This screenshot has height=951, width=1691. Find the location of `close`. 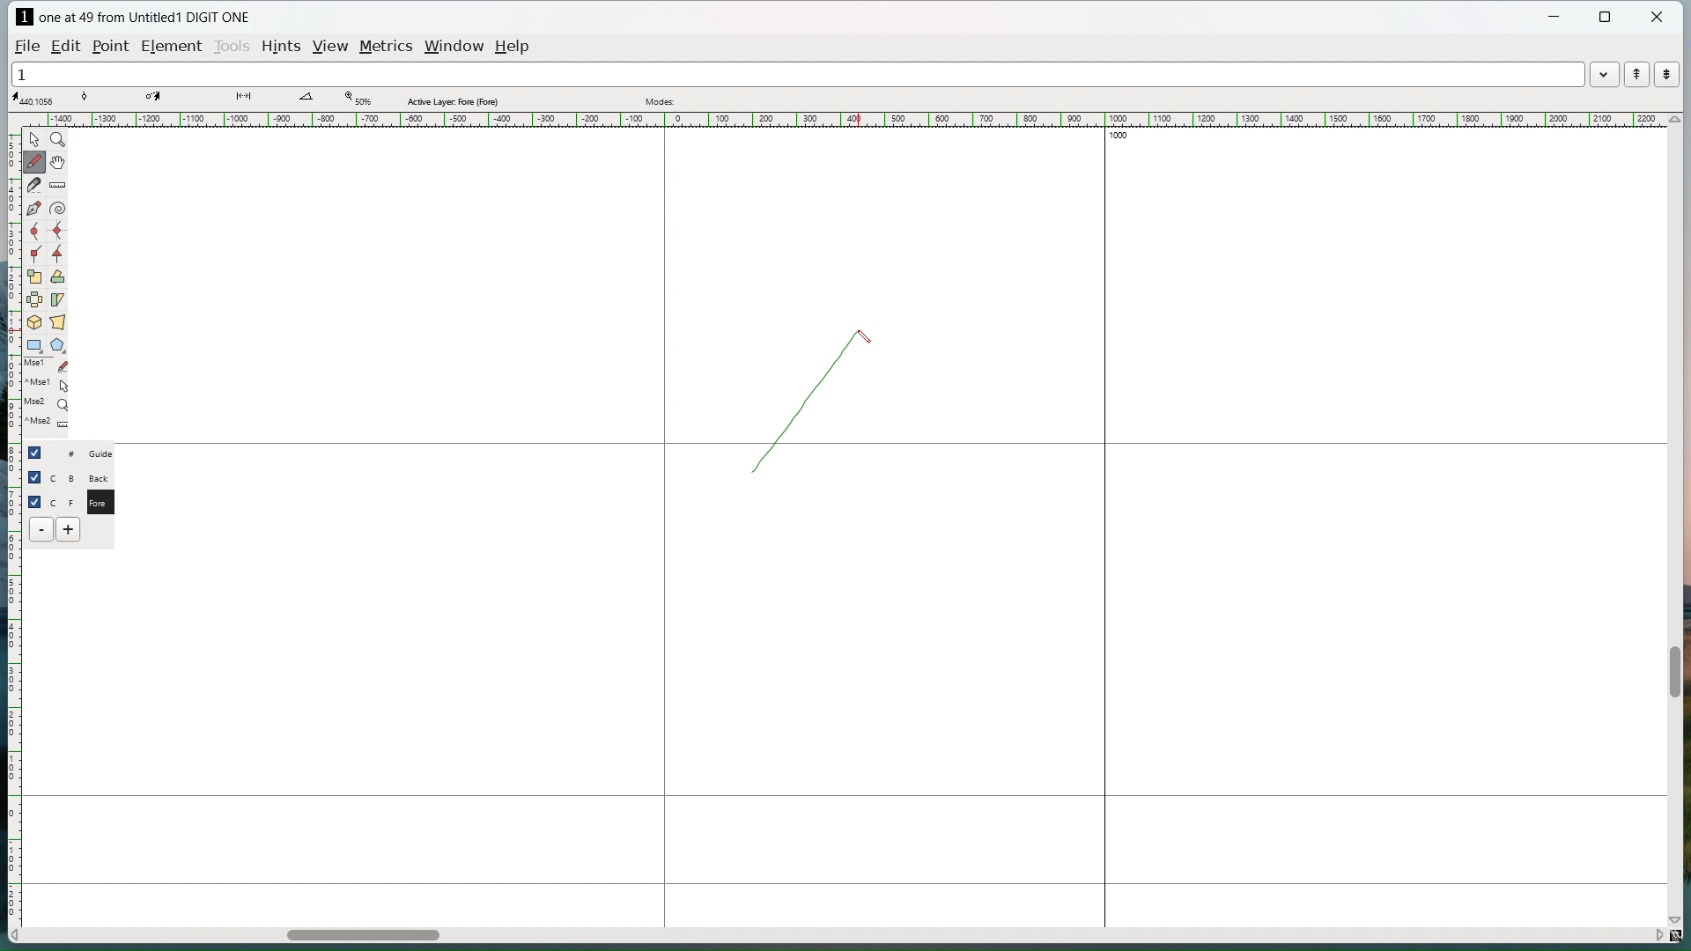

close is located at coordinates (1657, 17).